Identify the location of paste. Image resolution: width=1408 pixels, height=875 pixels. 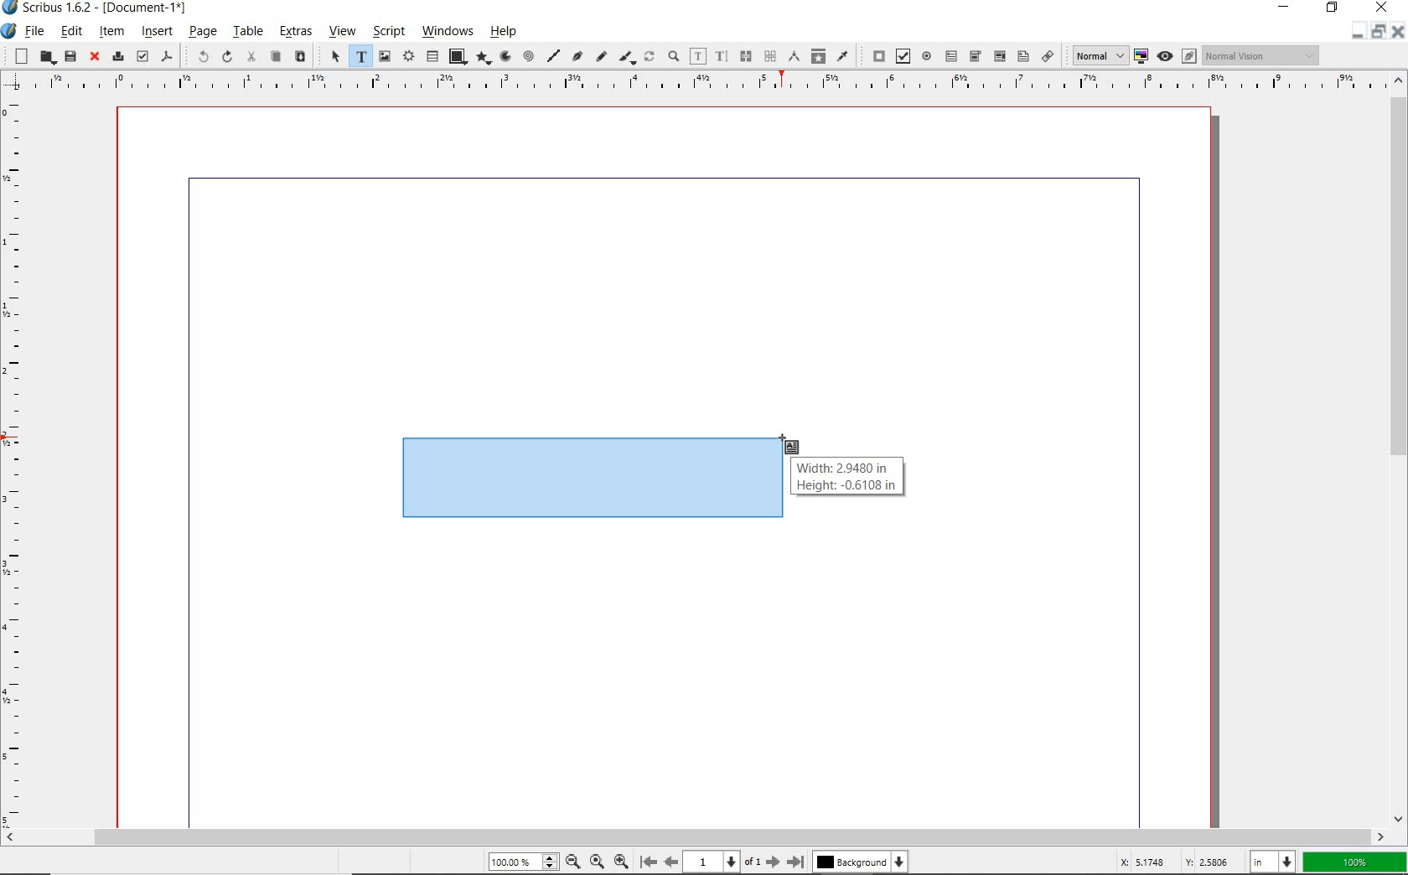
(299, 57).